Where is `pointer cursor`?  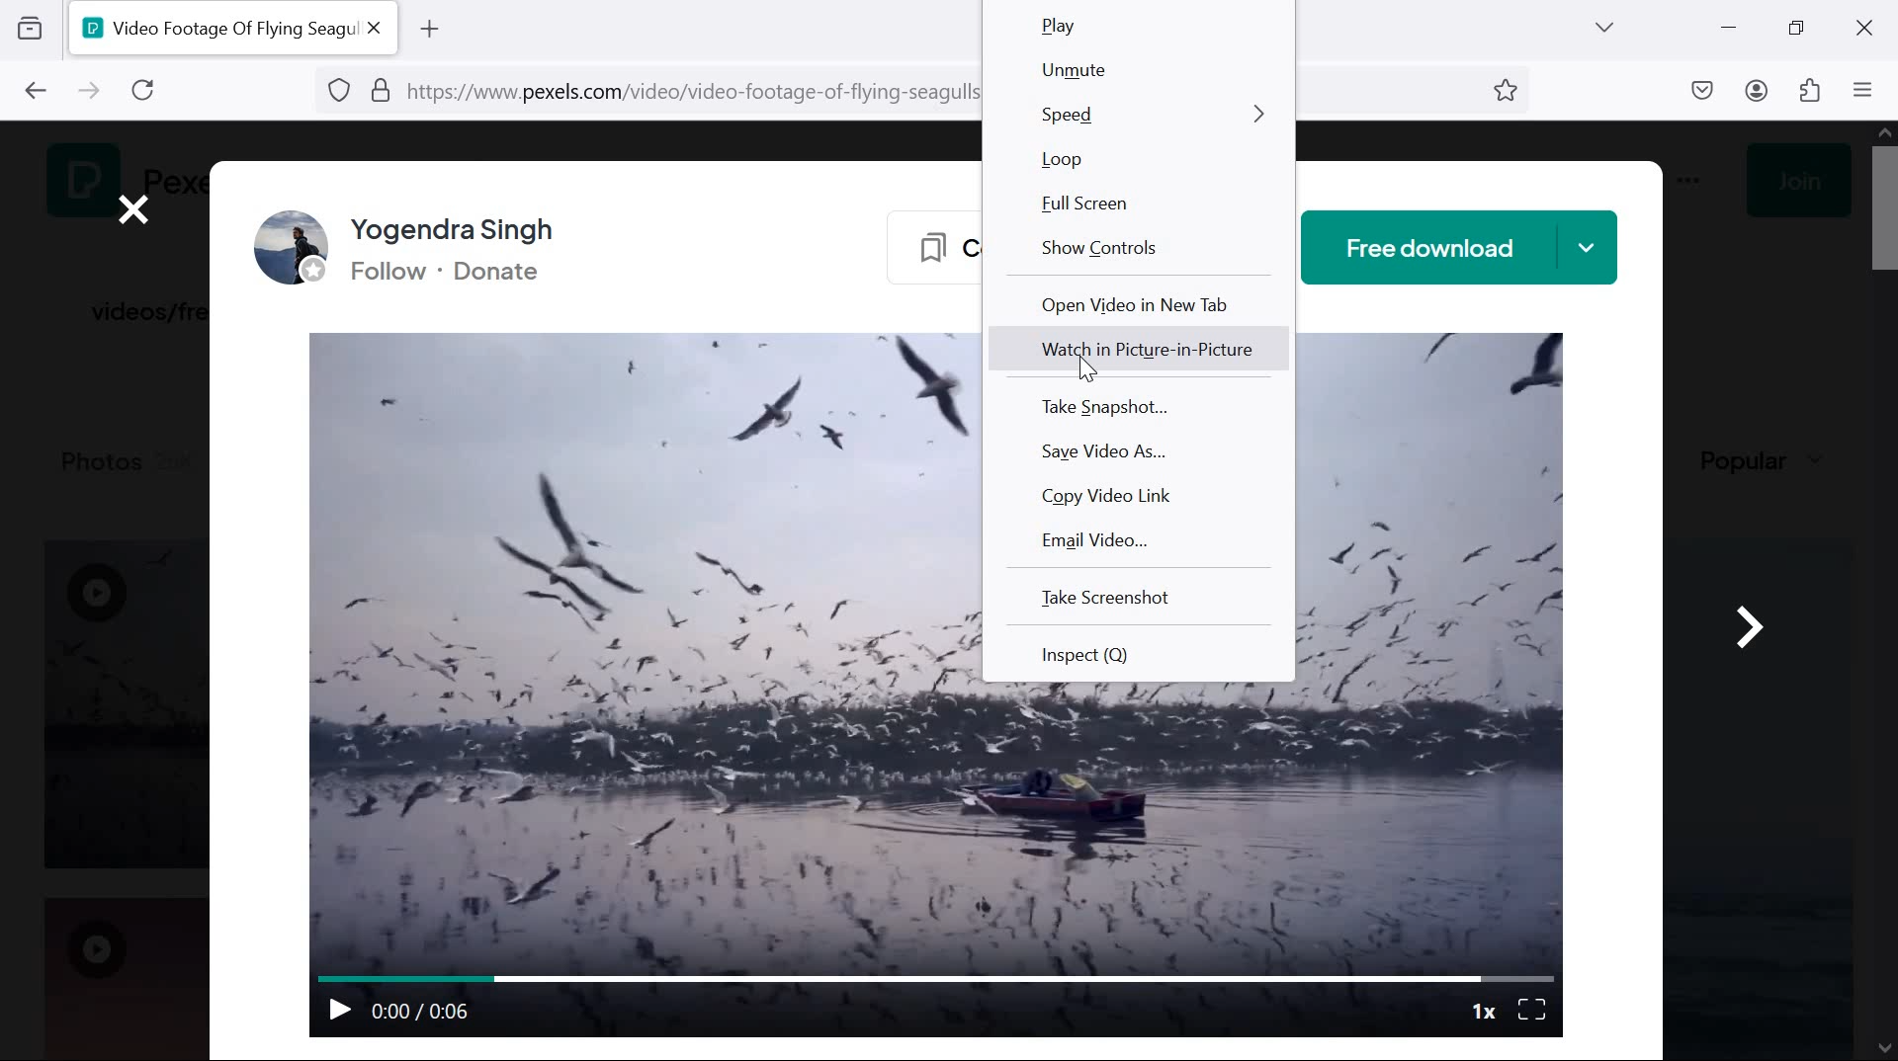 pointer cursor is located at coordinates (1082, 367).